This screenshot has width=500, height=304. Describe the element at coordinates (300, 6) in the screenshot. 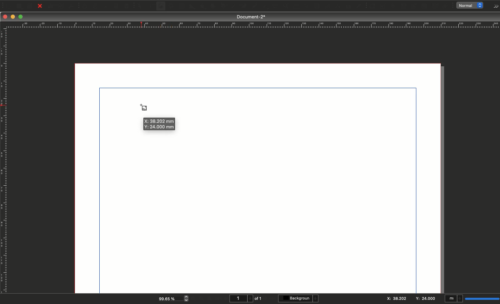

I see `Edit text with story editor` at that location.